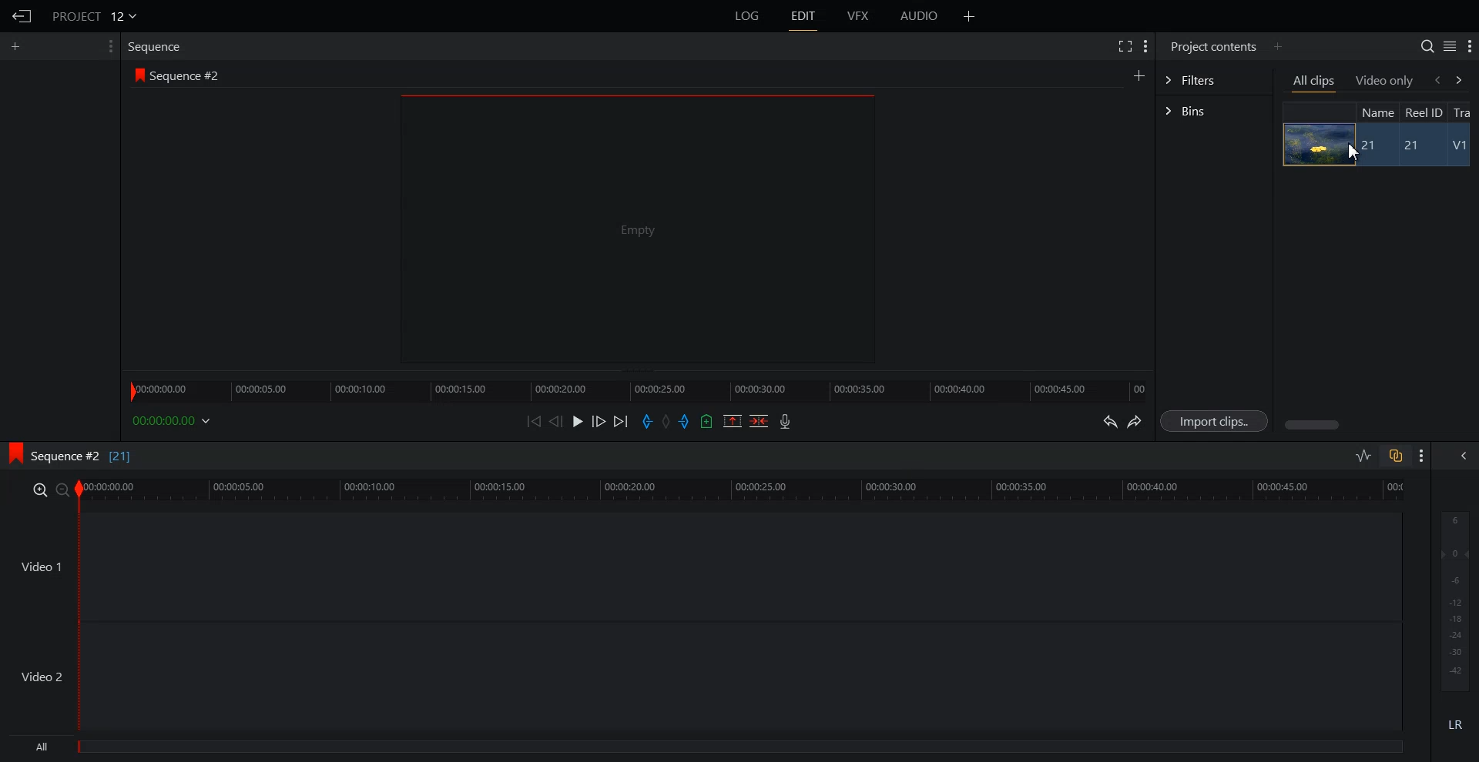 This screenshot has height=762, width=1479. Describe the element at coordinates (1314, 425) in the screenshot. I see `Horizontal scroll bar` at that location.